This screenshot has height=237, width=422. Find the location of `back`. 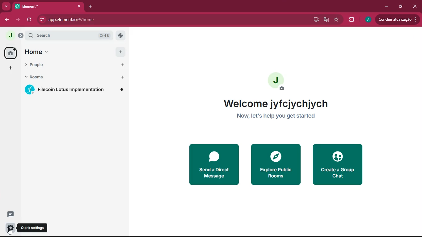

back is located at coordinates (6, 19).